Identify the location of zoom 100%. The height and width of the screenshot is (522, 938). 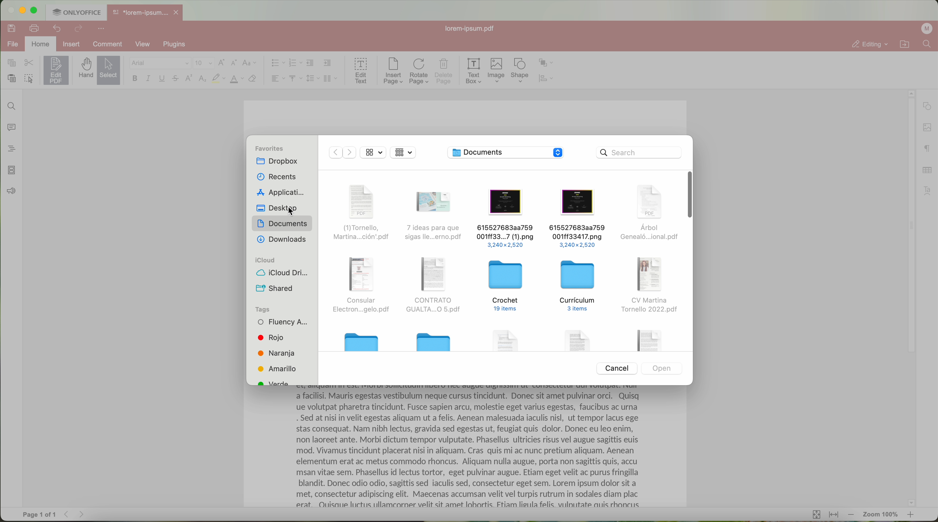
(881, 516).